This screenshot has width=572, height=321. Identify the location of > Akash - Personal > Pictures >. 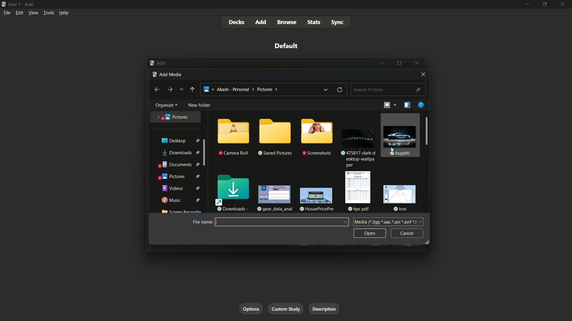
(241, 89).